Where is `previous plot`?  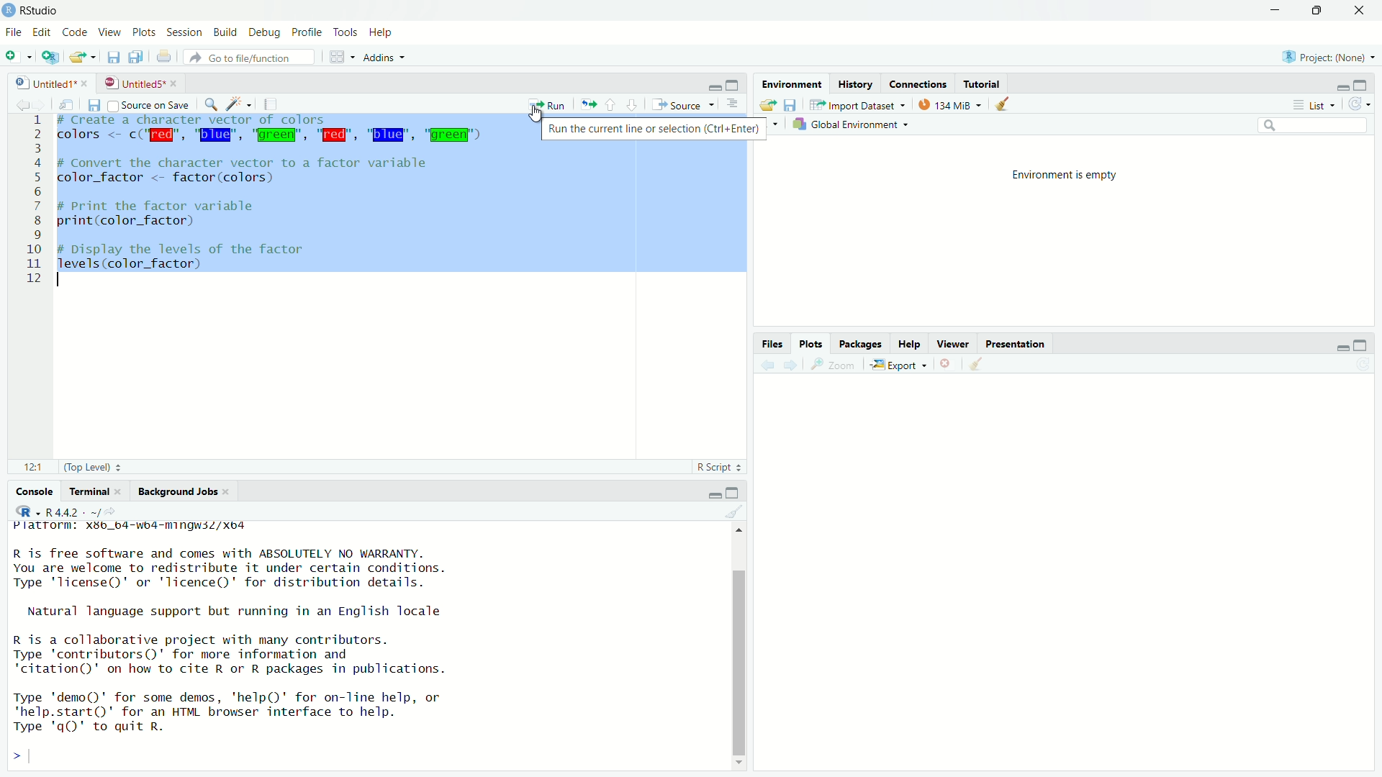 previous plot is located at coordinates (764, 365).